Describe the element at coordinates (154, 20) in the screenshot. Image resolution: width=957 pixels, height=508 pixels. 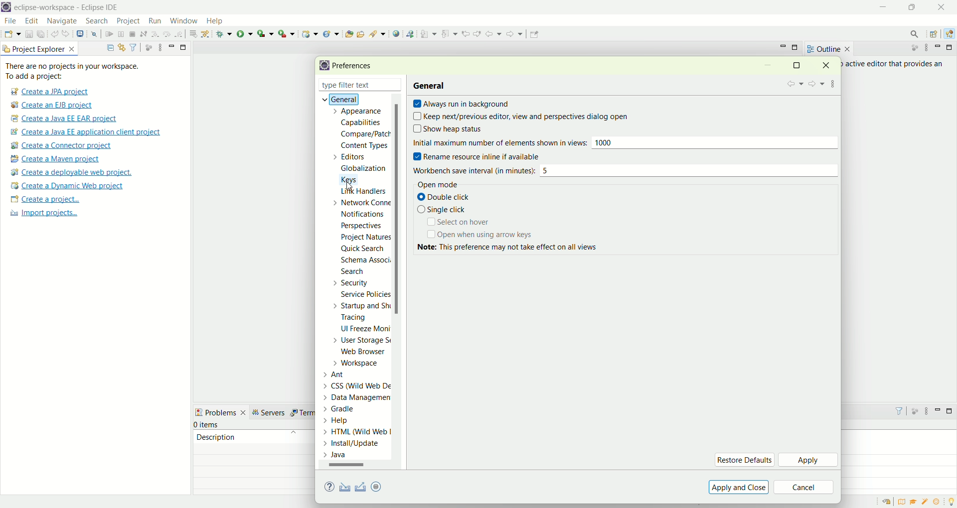
I see `run` at that location.